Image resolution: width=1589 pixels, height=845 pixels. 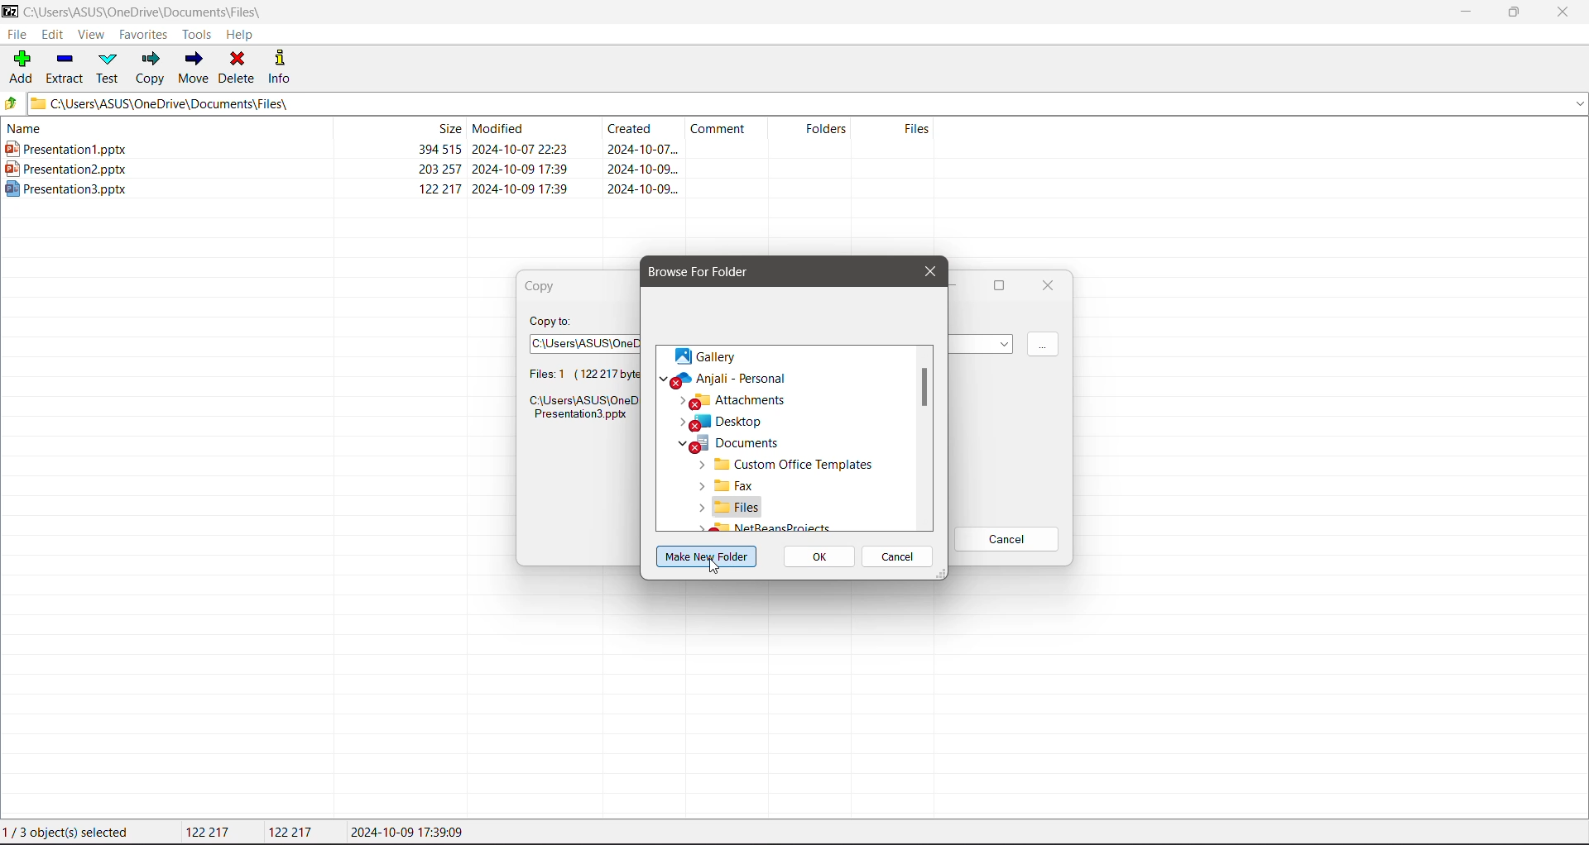 I want to click on Cancel, so click(x=1006, y=540).